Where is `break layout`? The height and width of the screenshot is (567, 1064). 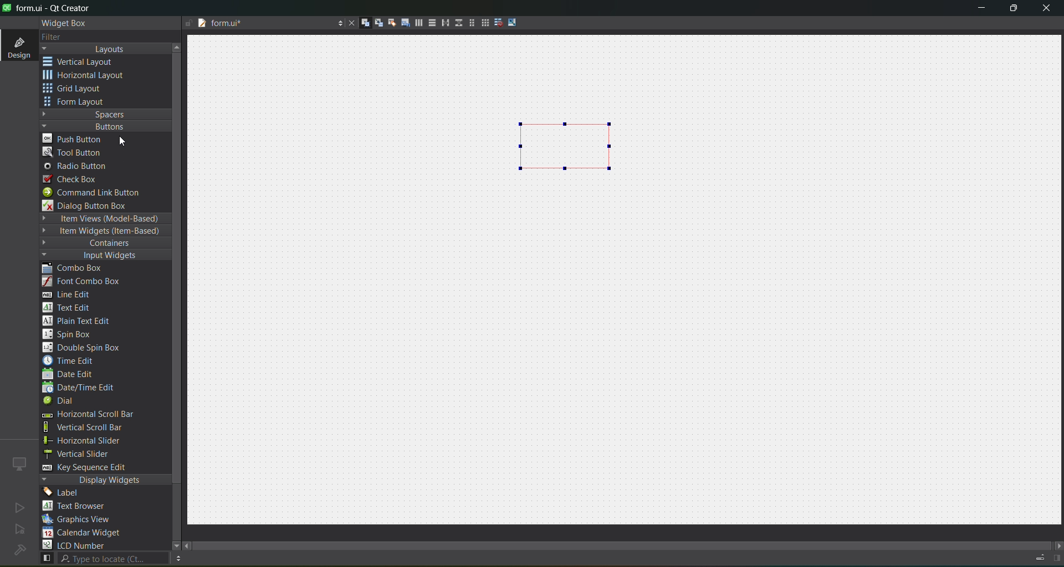 break layout is located at coordinates (495, 23).